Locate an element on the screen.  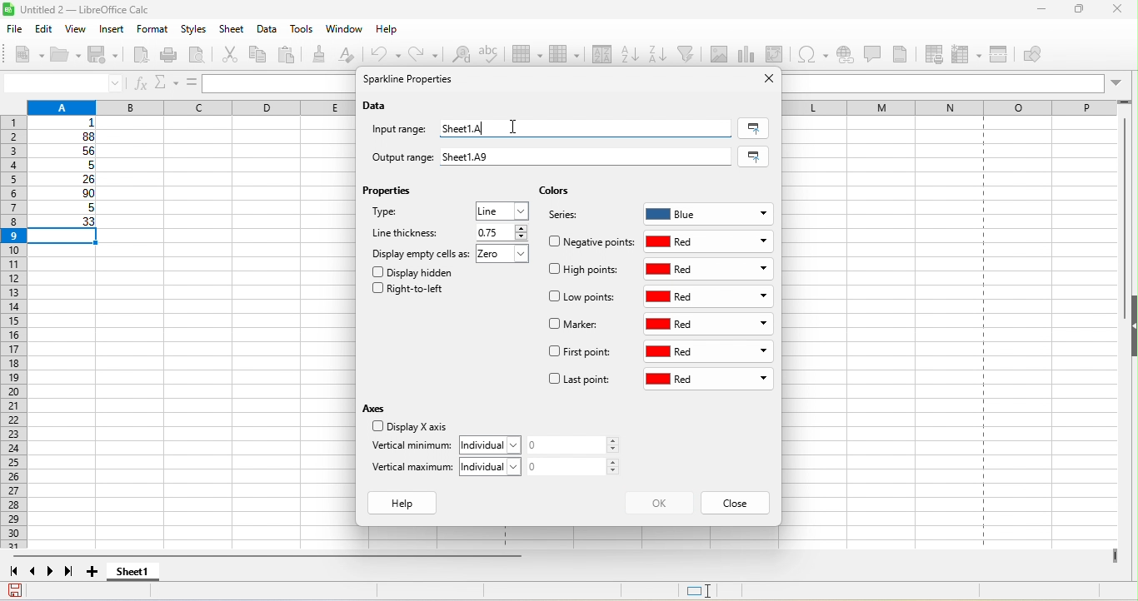
series is located at coordinates (571, 217).